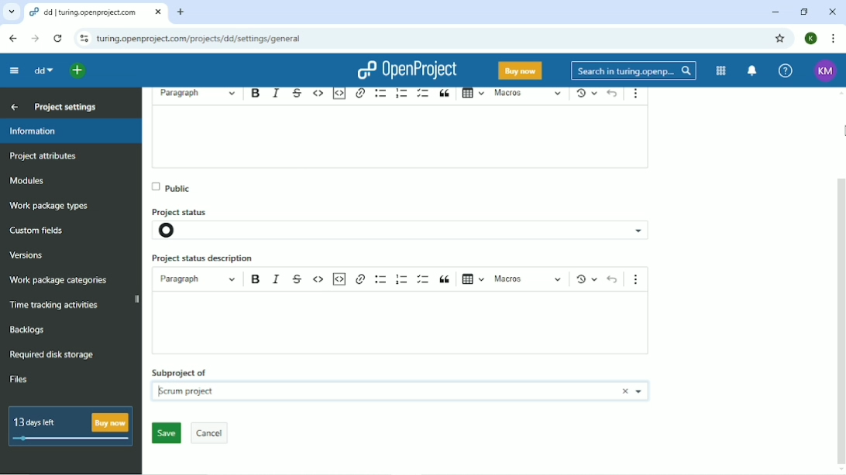 The height and width of the screenshot is (475, 846). What do you see at coordinates (318, 93) in the screenshot?
I see `Code` at bounding box center [318, 93].